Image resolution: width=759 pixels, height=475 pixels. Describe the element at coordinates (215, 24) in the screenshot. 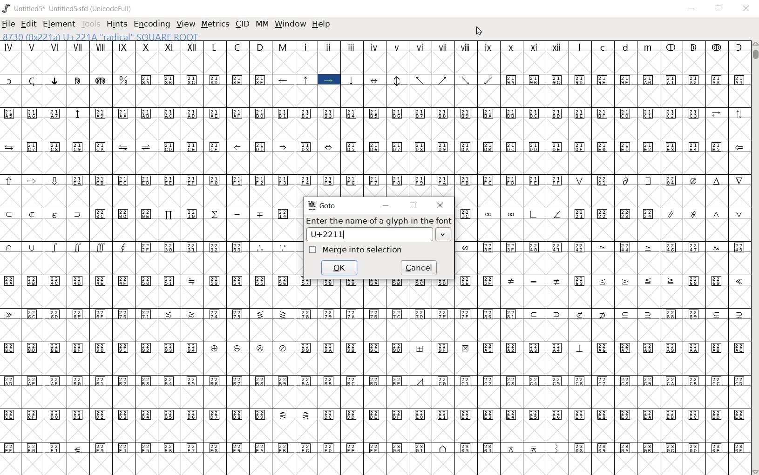

I see `METRICS` at that location.